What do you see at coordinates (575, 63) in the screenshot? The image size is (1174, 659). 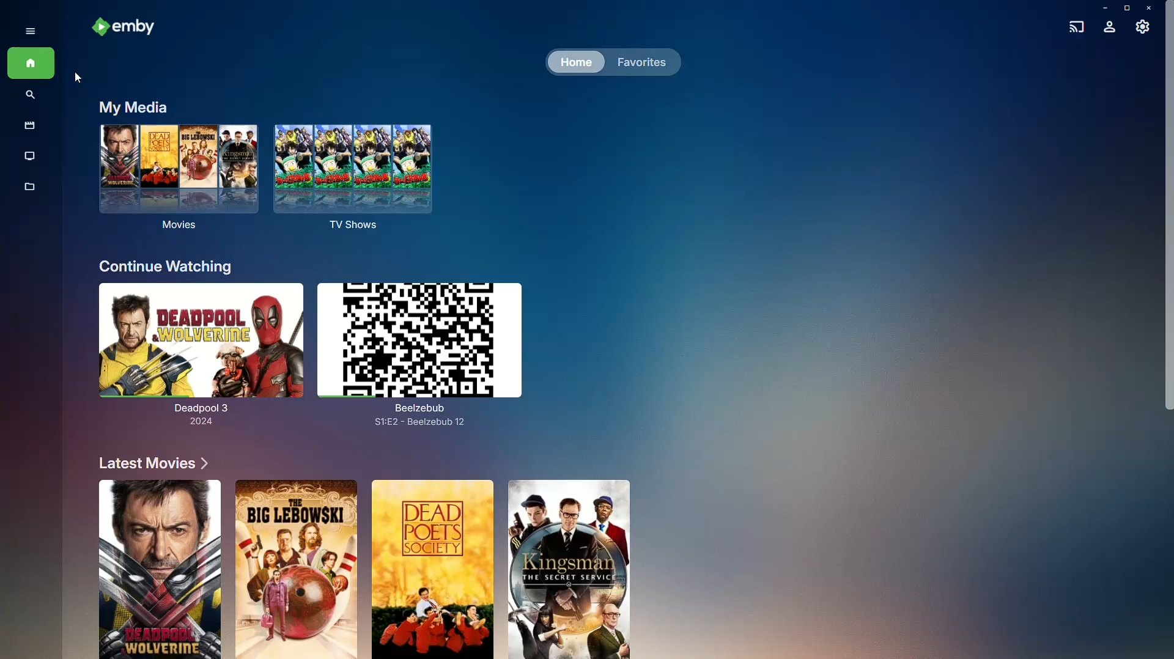 I see `Home` at bounding box center [575, 63].